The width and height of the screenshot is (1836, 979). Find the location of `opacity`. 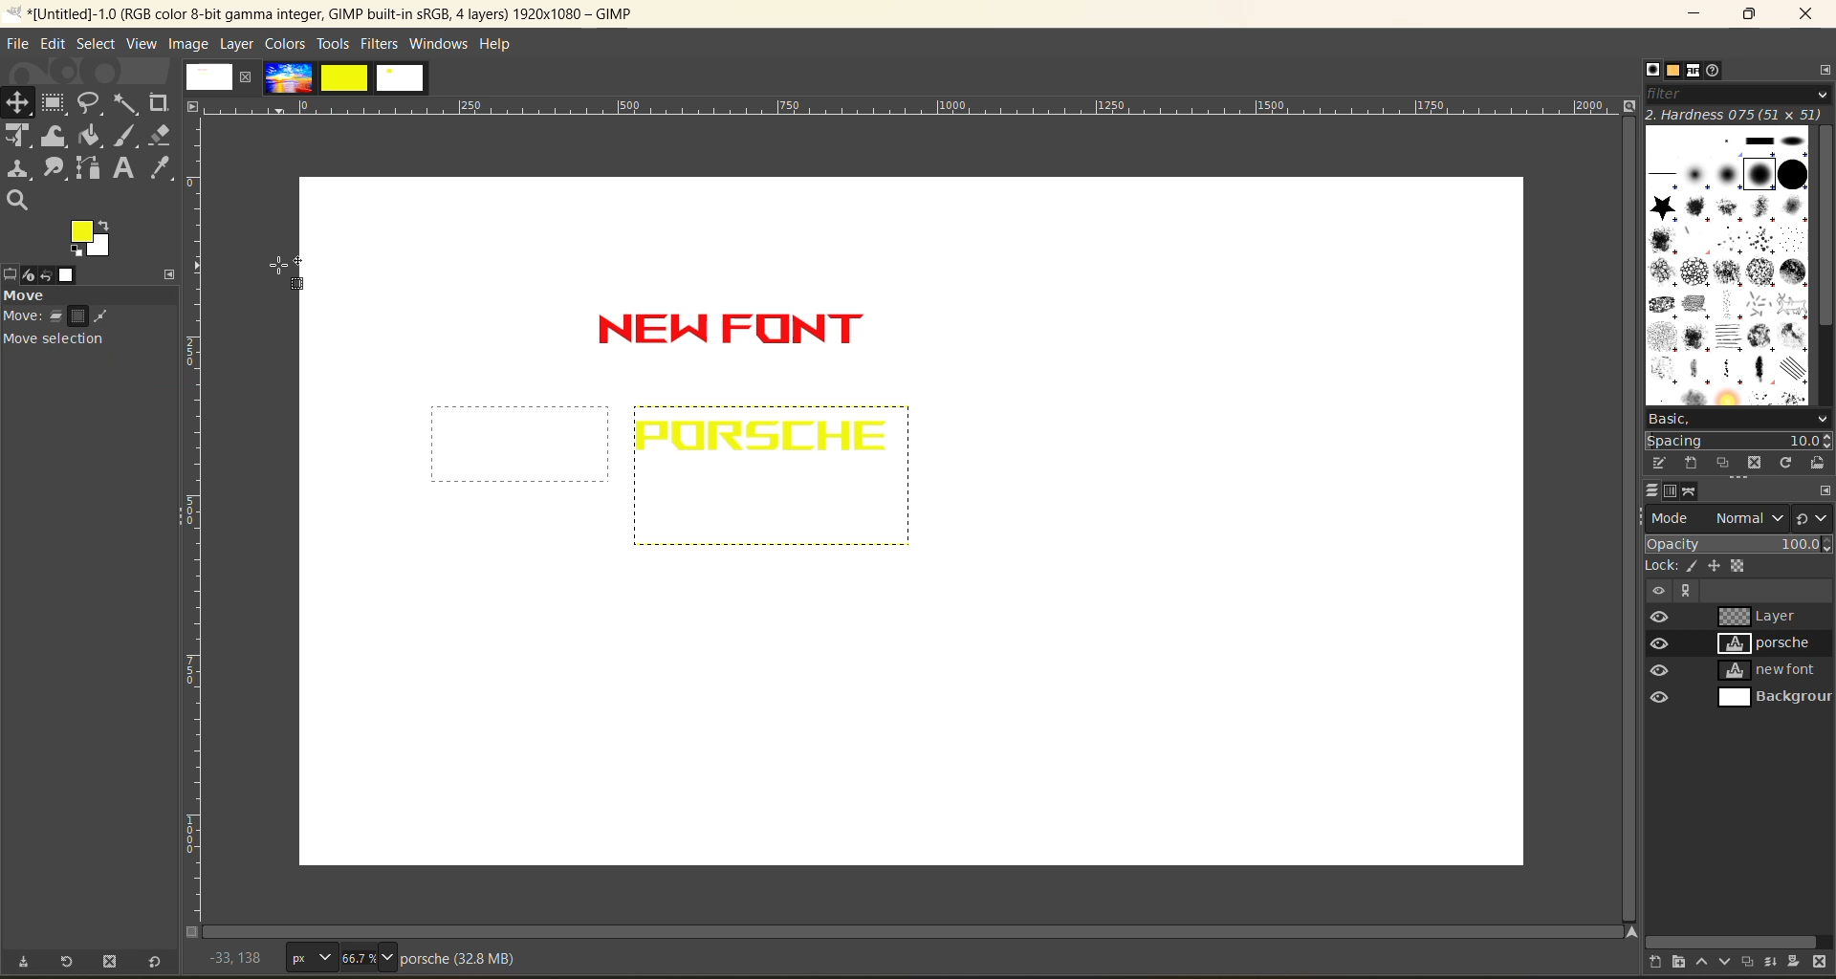

opacity is located at coordinates (1737, 543).